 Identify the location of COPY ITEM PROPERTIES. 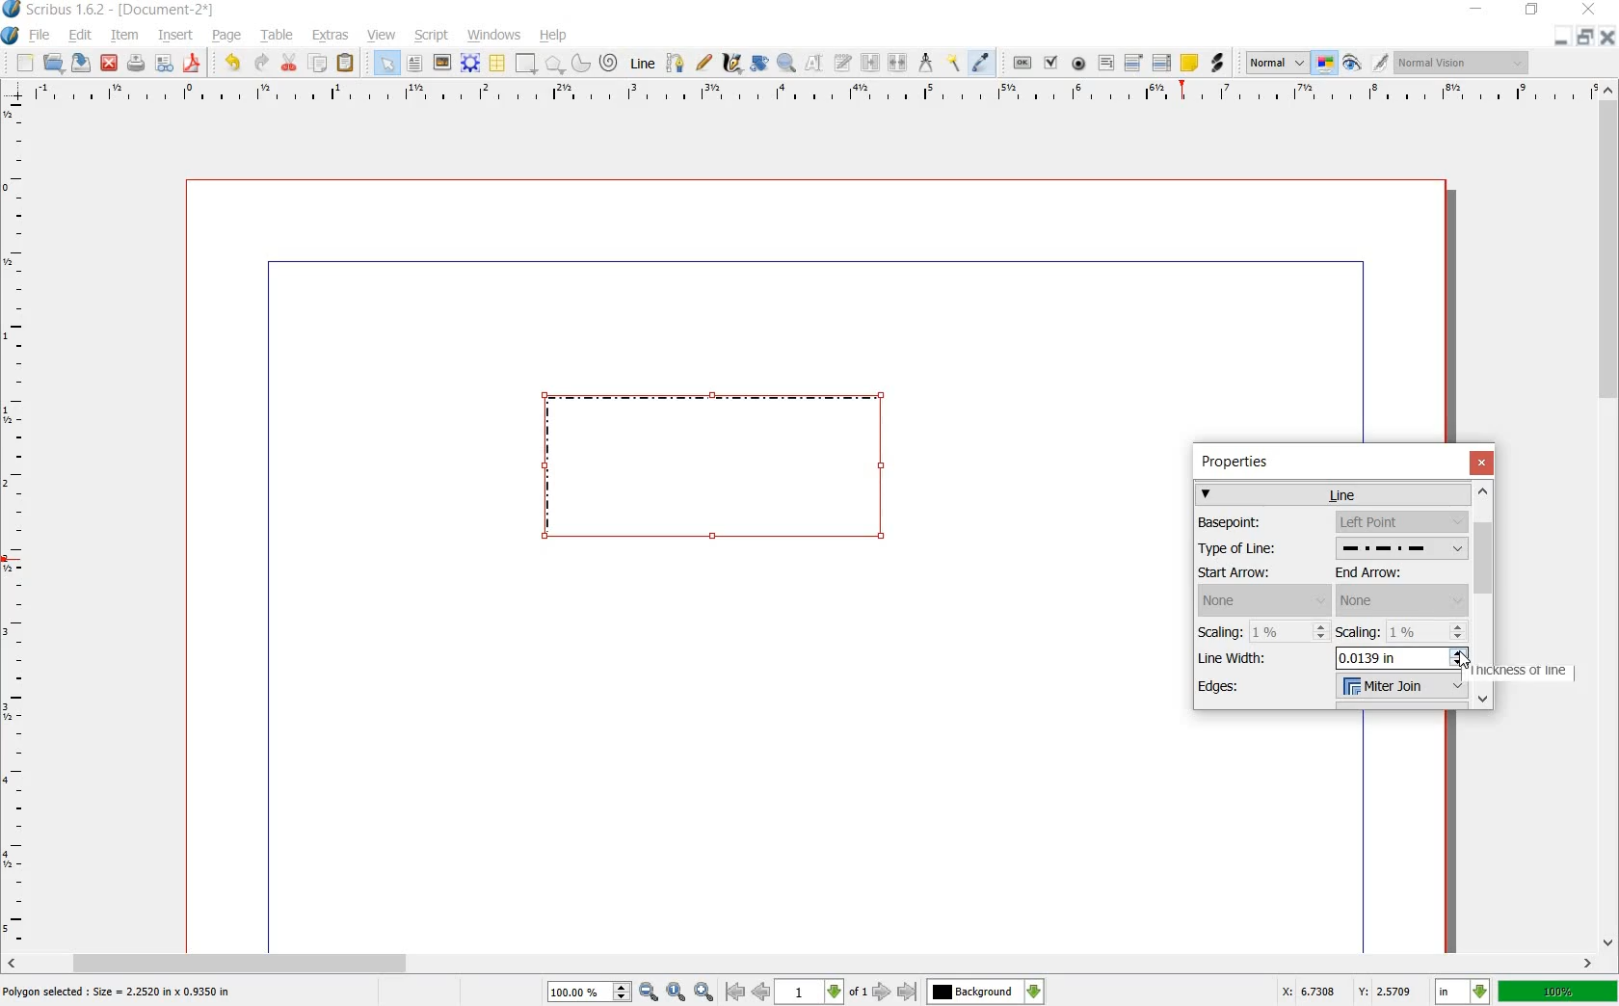
(953, 64).